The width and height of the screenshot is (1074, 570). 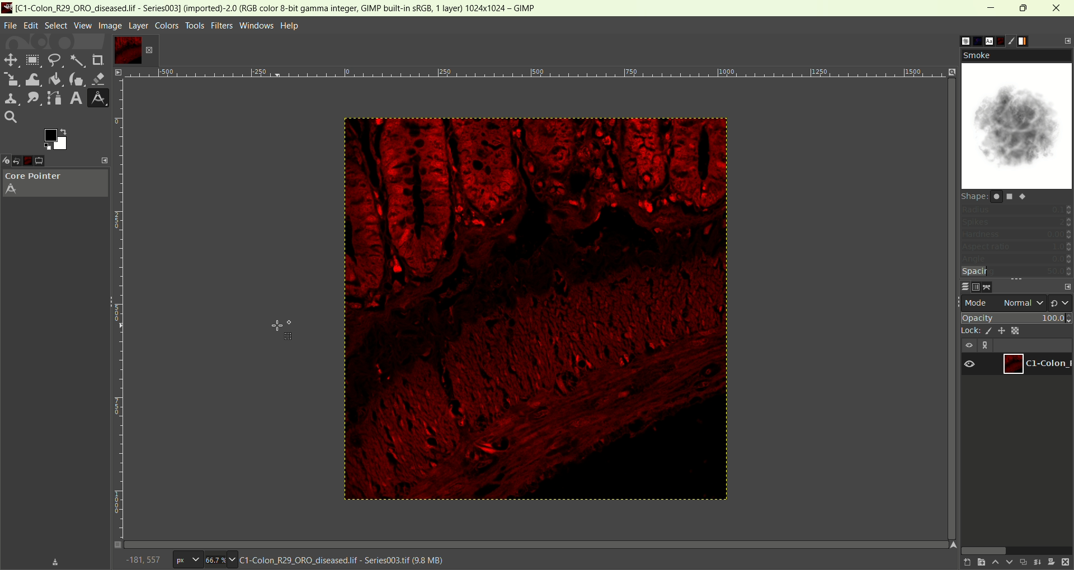 I want to click on radius, so click(x=1017, y=211).